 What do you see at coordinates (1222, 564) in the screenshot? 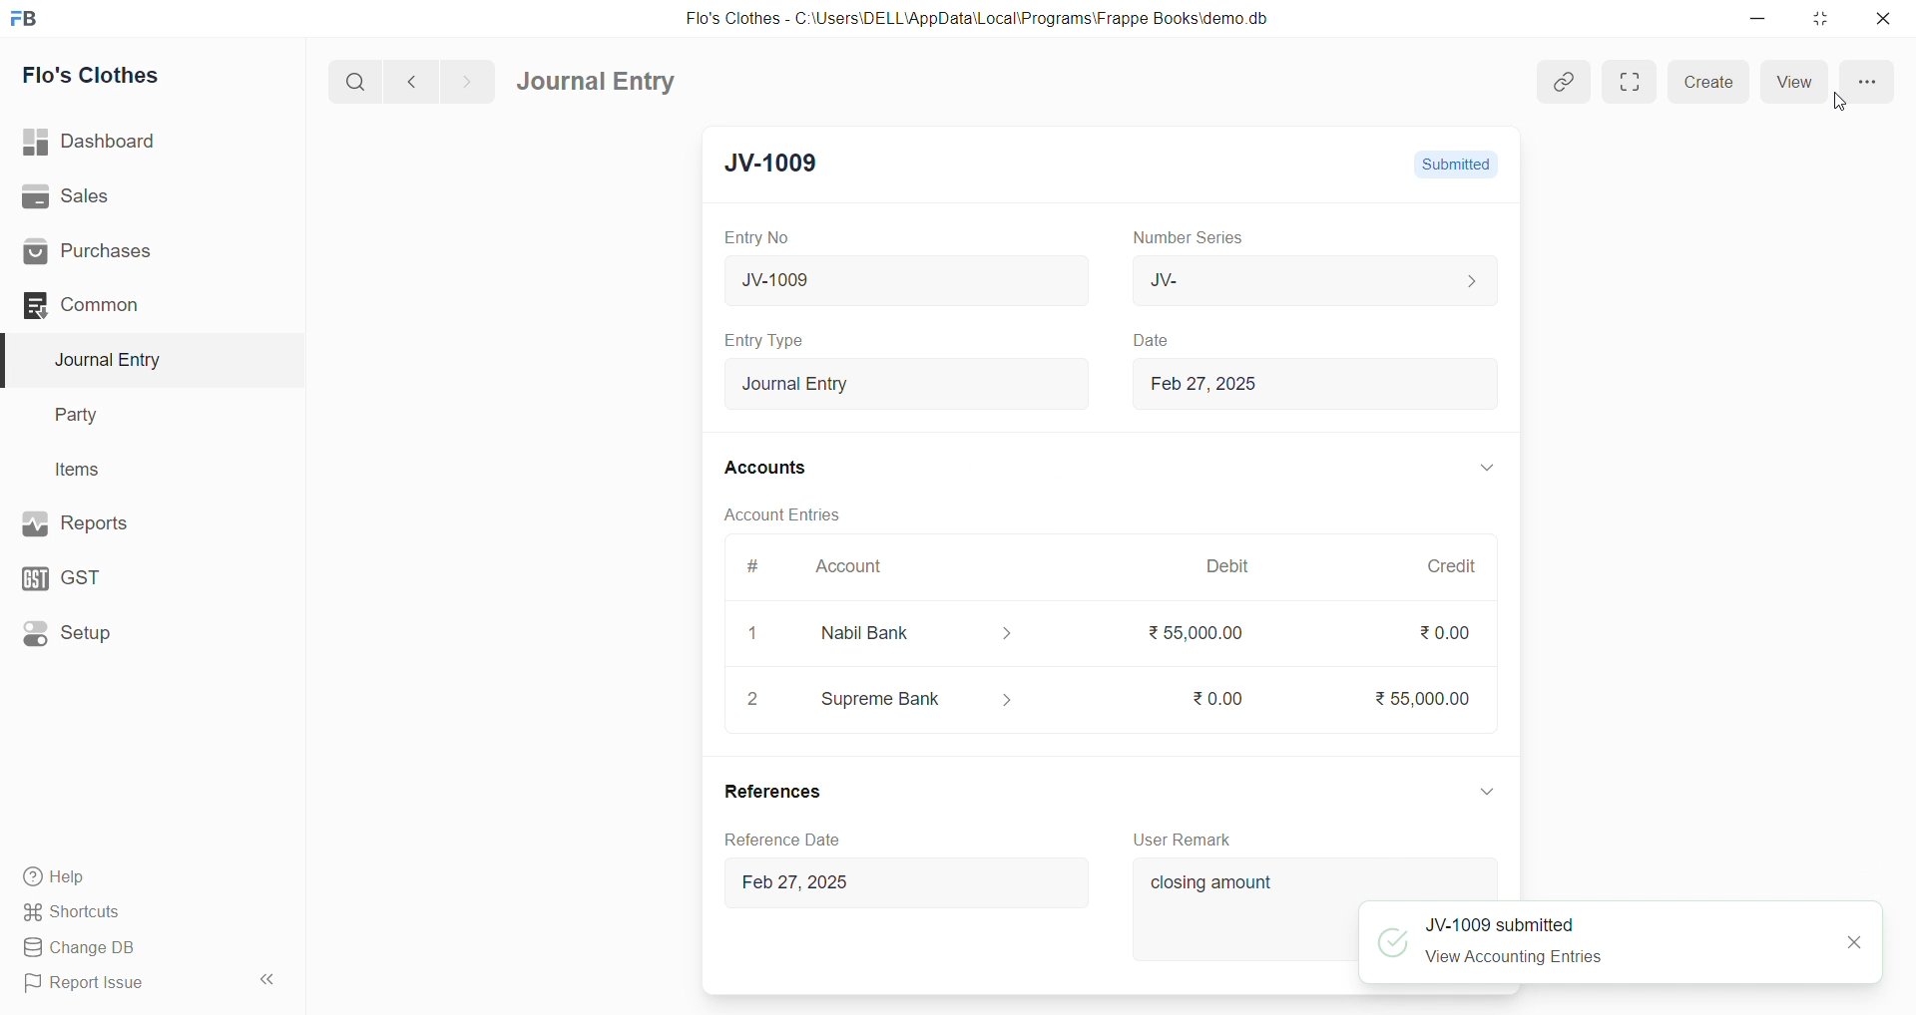
I see `Debit` at bounding box center [1222, 564].